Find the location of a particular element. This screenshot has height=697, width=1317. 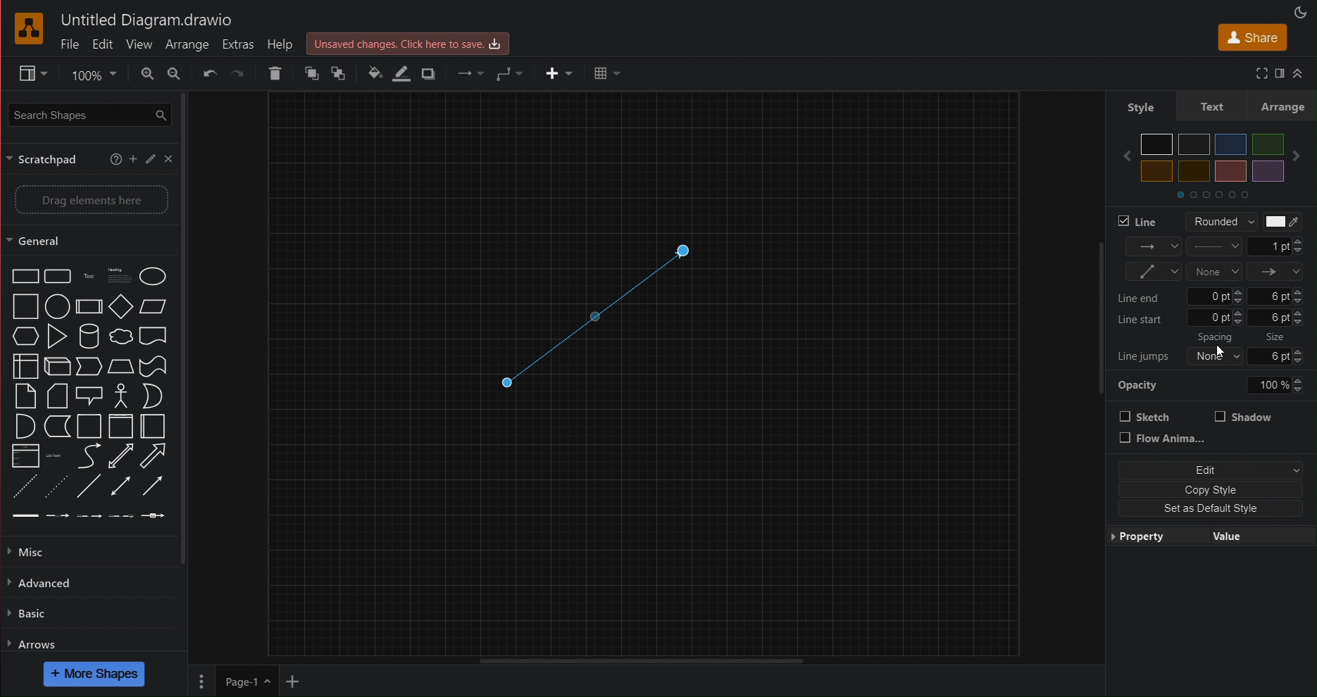

Extras is located at coordinates (238, 44).